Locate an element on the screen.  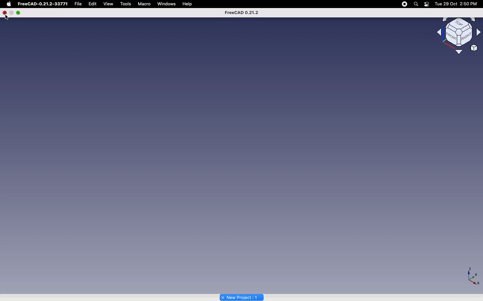
FreeCAD is located at coordinates (241, 12).